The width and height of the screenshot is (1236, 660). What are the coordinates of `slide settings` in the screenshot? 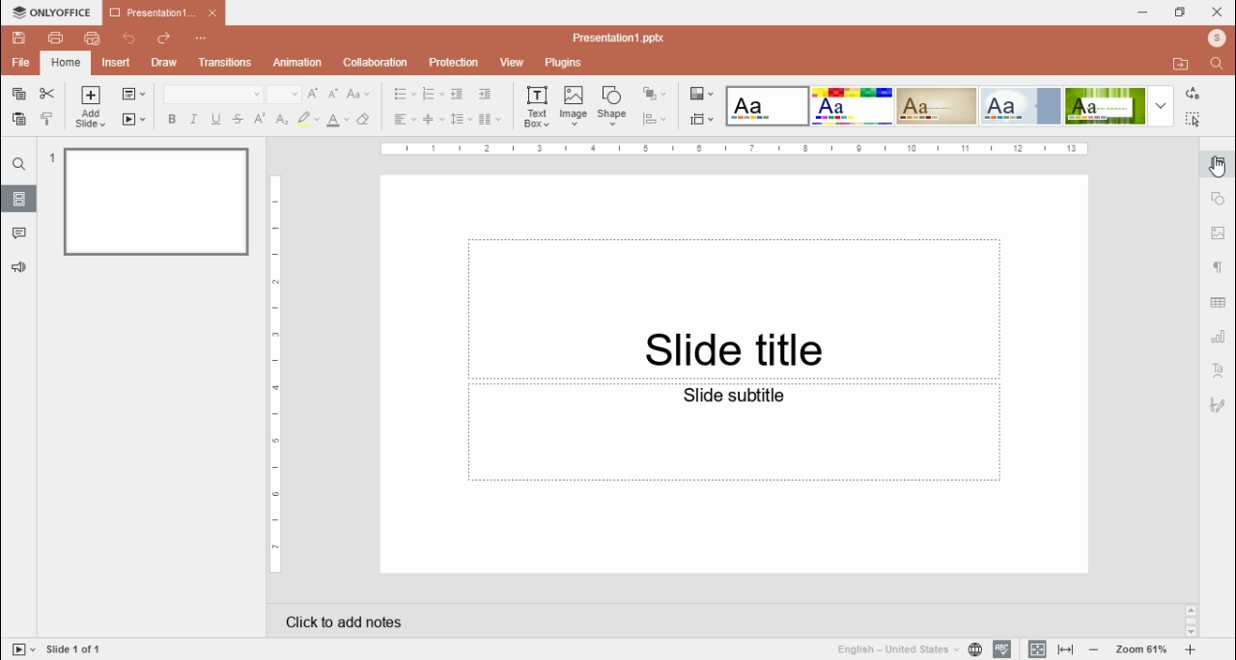 It's located at (1216, 166).